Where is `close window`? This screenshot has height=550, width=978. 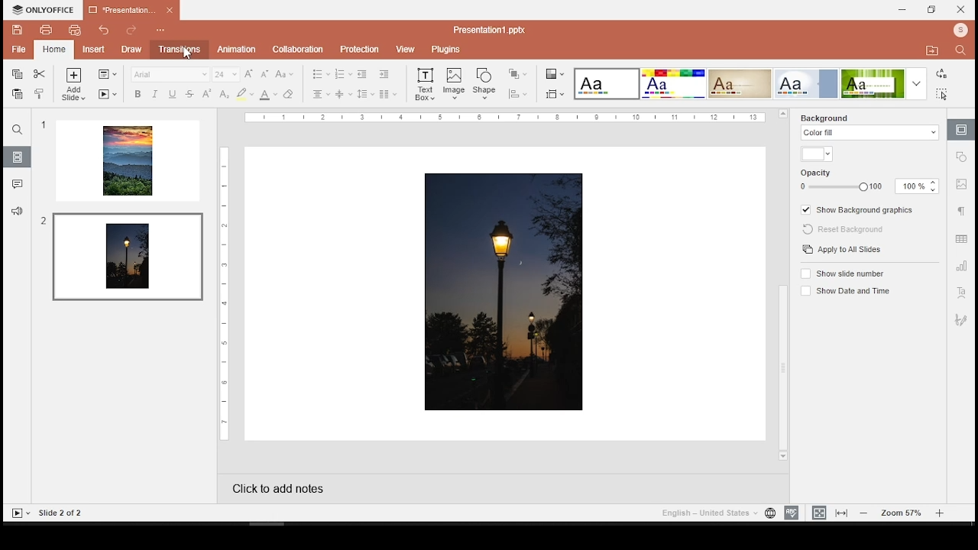
close window is located at coordinates (963, 10).